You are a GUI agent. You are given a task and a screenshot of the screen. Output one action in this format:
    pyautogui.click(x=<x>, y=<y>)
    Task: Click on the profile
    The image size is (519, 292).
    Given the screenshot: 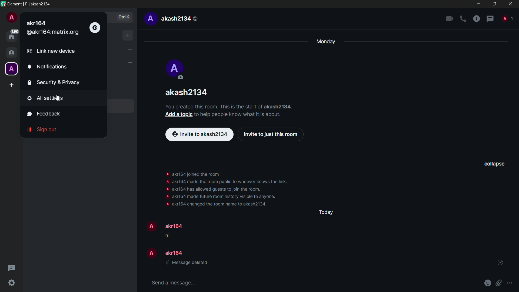 What is the action you would take?
    pyautogui.click(x=167, y=174)
    